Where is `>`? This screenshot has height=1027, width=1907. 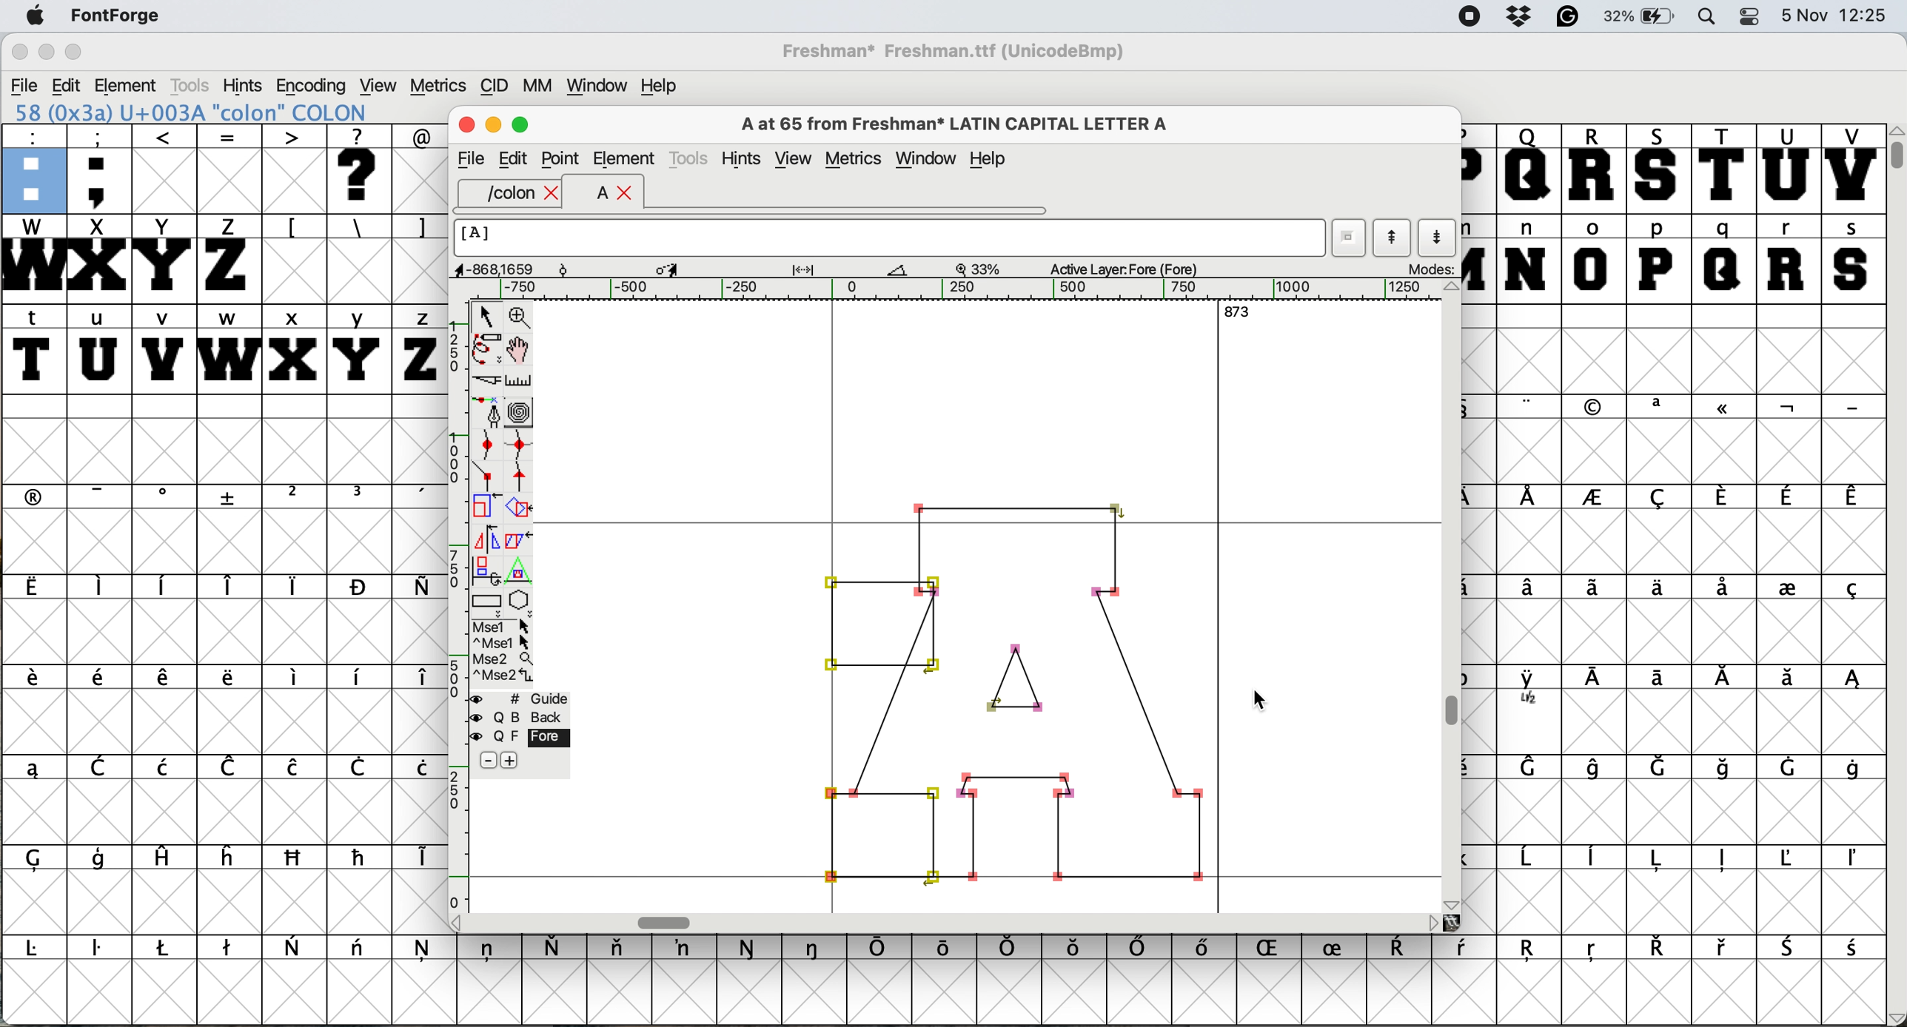
> is located at coordinates (296, 169).